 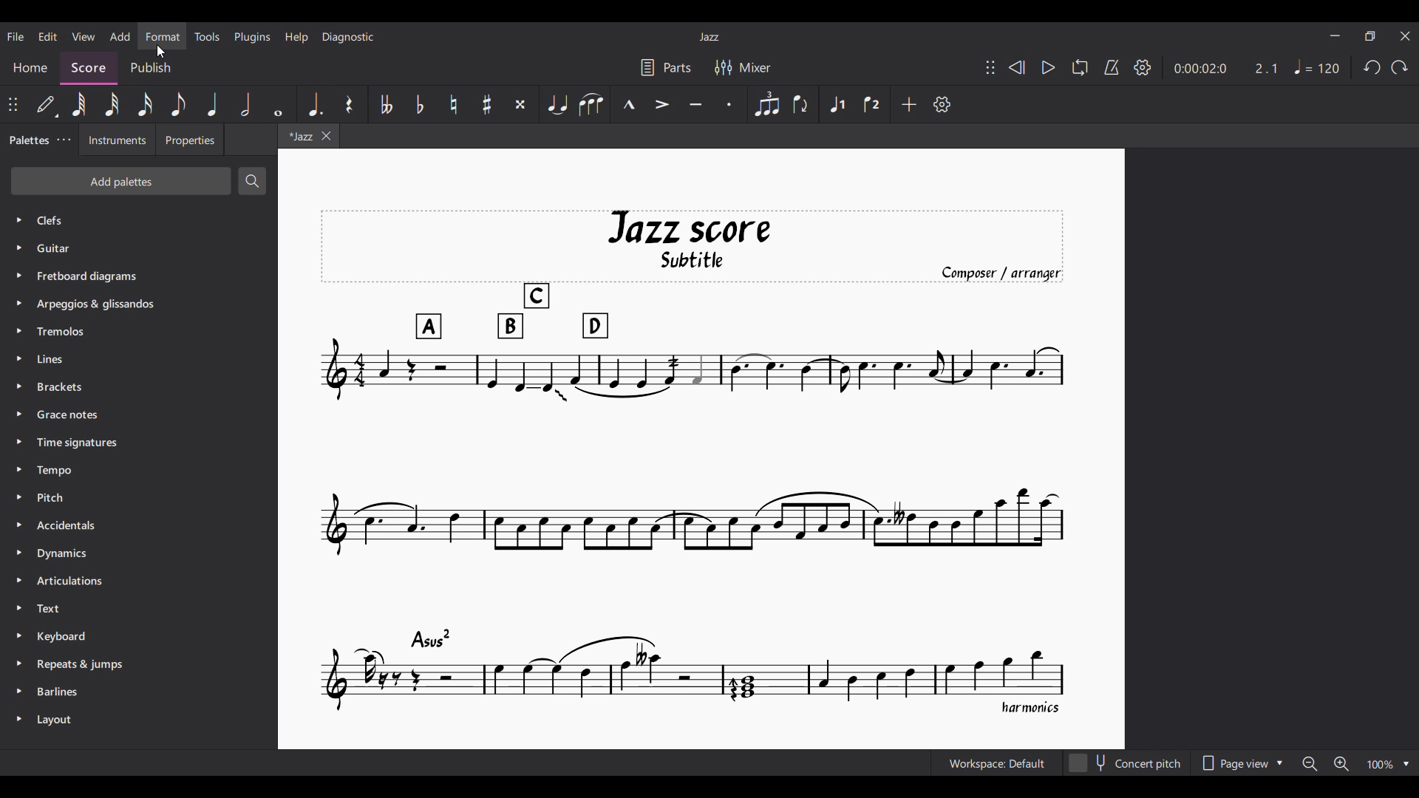 What do you see at coordinates (58, 386) in the screenshot?
I see `Brackets` at bounding box center [58, 386].